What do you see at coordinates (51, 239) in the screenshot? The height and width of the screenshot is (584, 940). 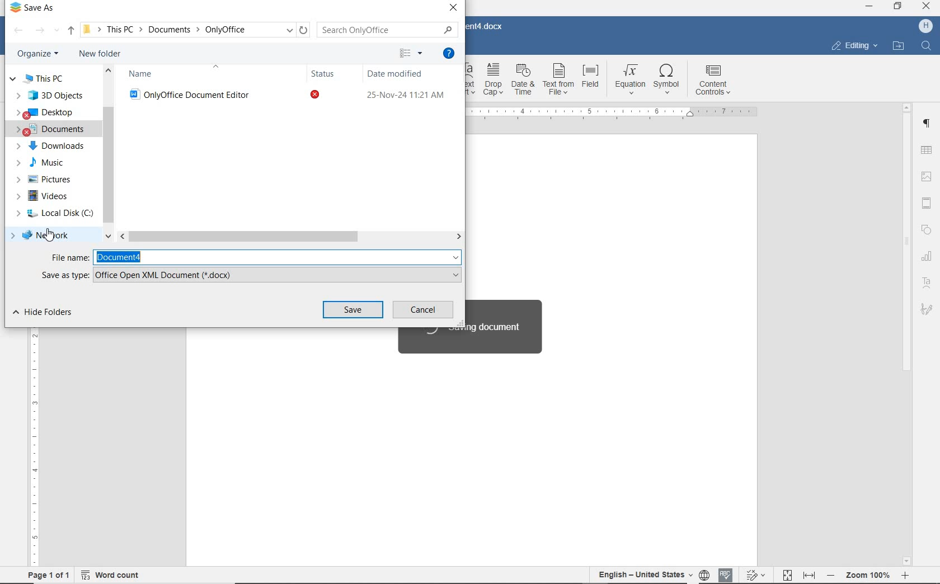 I see `Pointer` at bounding box center [51, 239].